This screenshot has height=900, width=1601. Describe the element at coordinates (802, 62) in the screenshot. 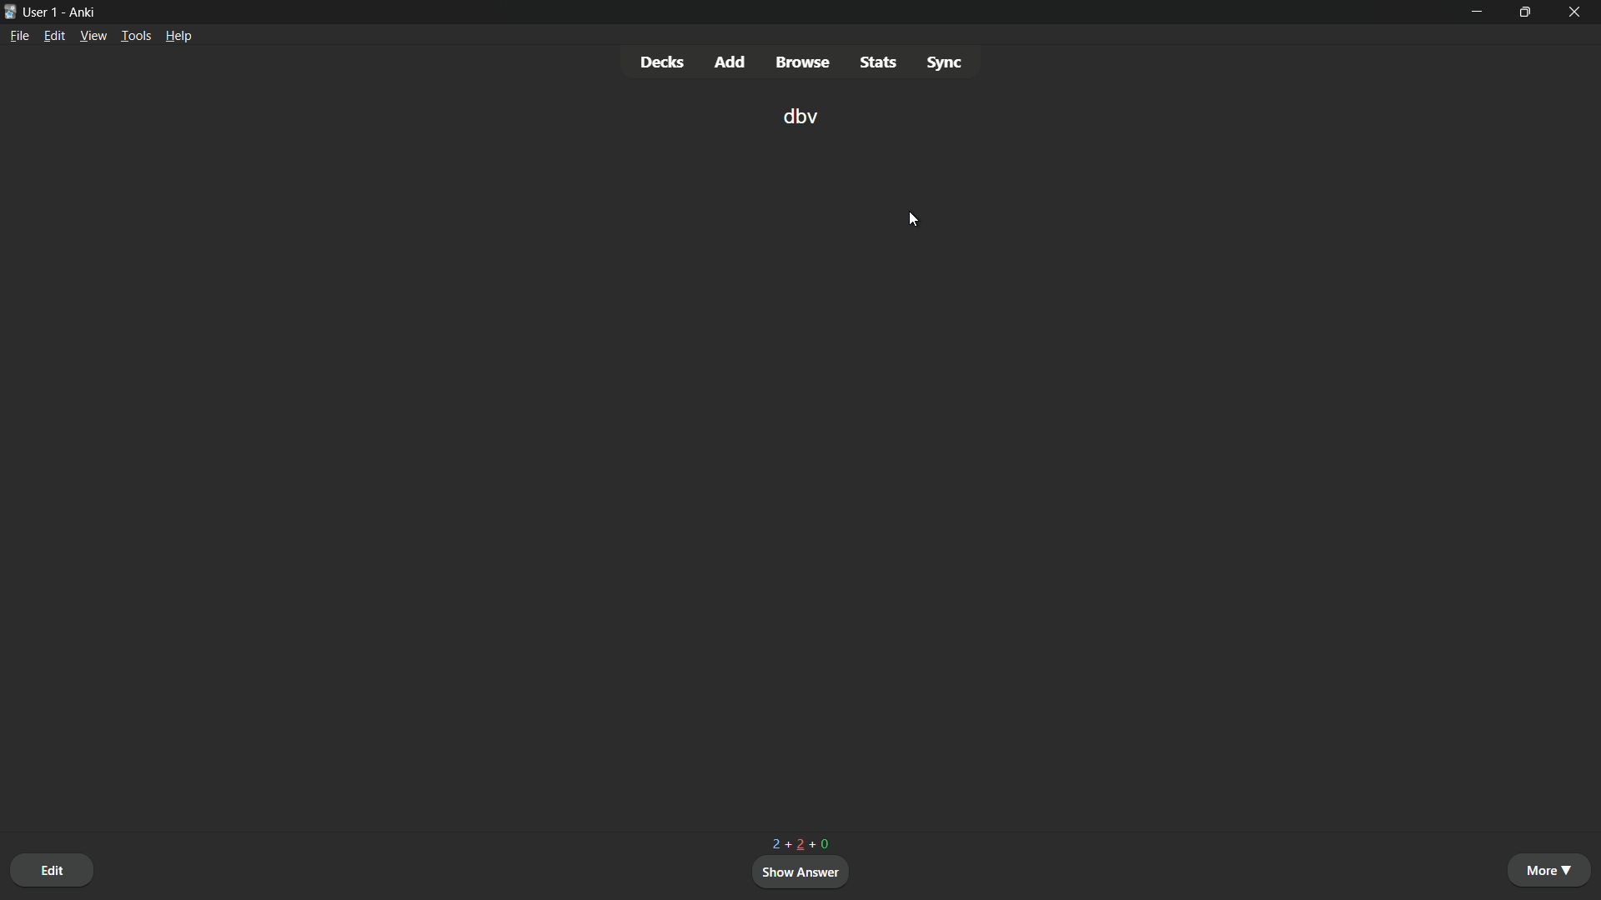

I see `browse` at that location.